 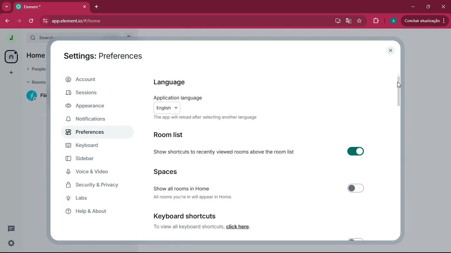 I want to click on toggle on, so click(x=354, y=151).